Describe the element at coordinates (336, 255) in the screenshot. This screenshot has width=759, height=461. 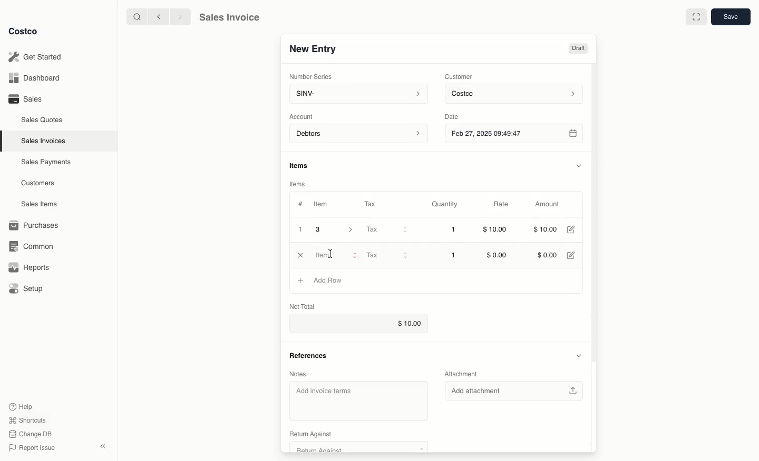
I see `Item` at that location.